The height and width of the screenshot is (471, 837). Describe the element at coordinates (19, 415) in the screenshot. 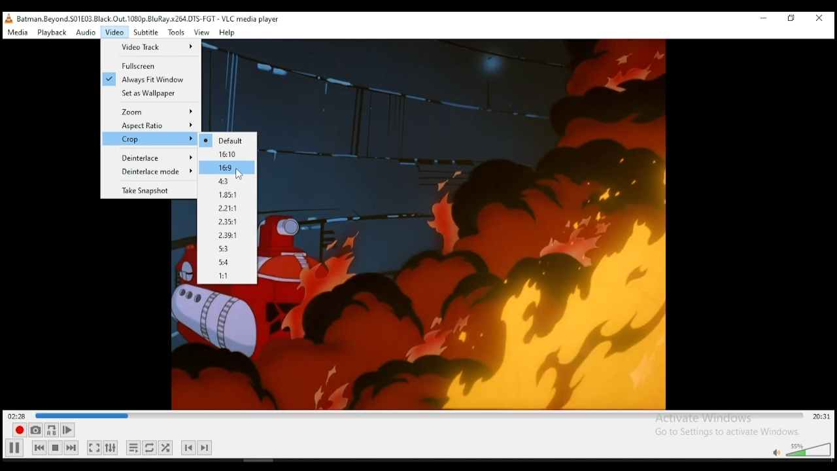

I see `elapsed time 02:!4` at that location.